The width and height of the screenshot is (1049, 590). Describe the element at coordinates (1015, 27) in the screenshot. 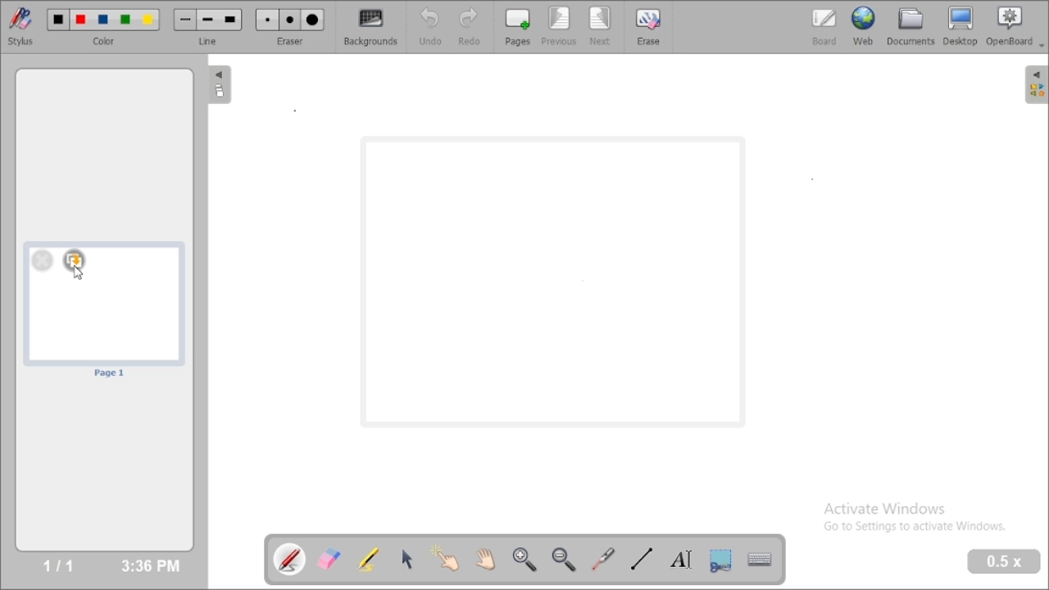

I see `openboard` at that location.